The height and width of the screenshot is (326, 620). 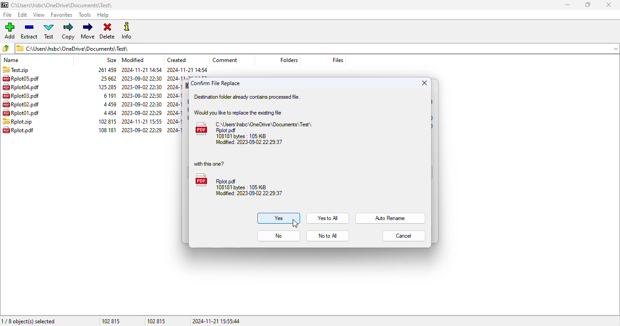 What do you see at coordinates (112, 60) in the screenshot?
I see `size` at bounding box center [112, 60].